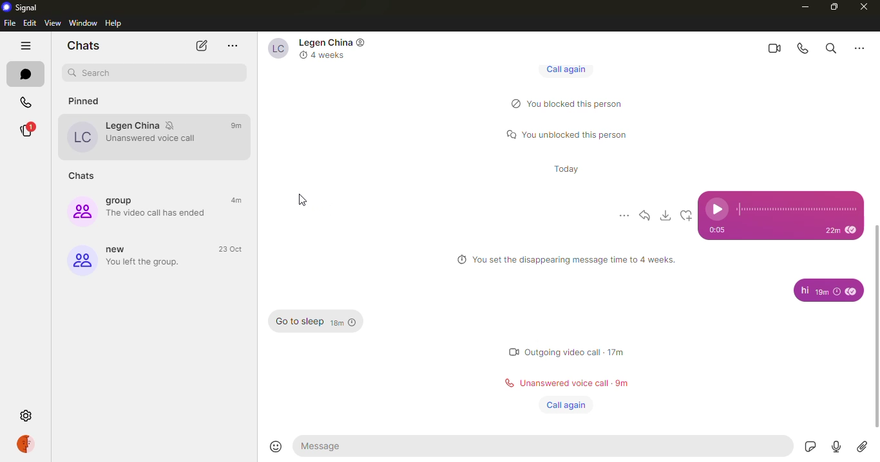  What do you see at coordinates (569, 169) in the screenshot?
I see `time` at bounding box center [569, 169].